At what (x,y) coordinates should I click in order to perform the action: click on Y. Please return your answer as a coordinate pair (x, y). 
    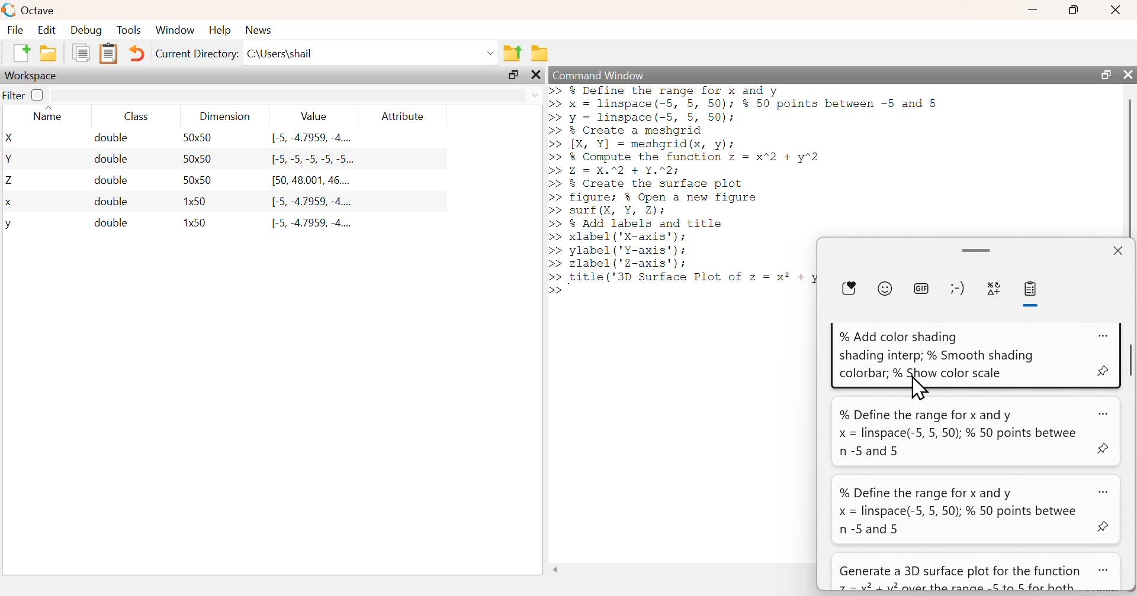
    Looking at the image, I should click on (10, 158).